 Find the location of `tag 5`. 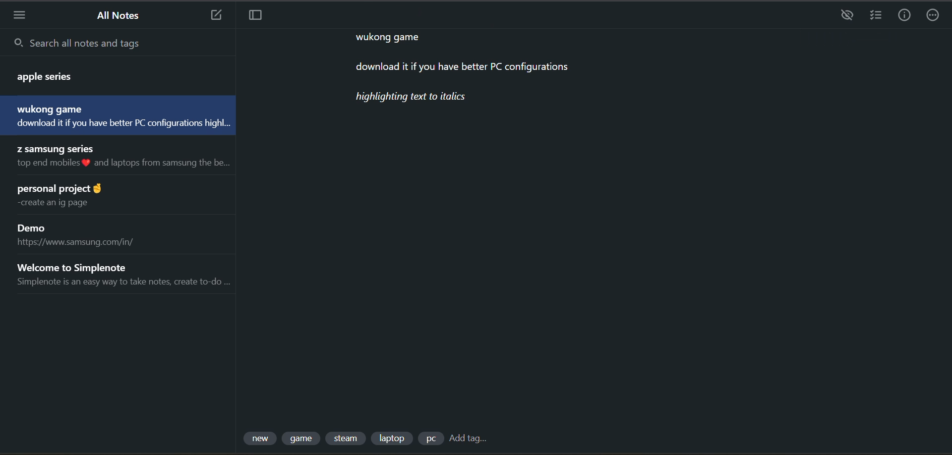

tag 5 is located at coordinates (430, 439).